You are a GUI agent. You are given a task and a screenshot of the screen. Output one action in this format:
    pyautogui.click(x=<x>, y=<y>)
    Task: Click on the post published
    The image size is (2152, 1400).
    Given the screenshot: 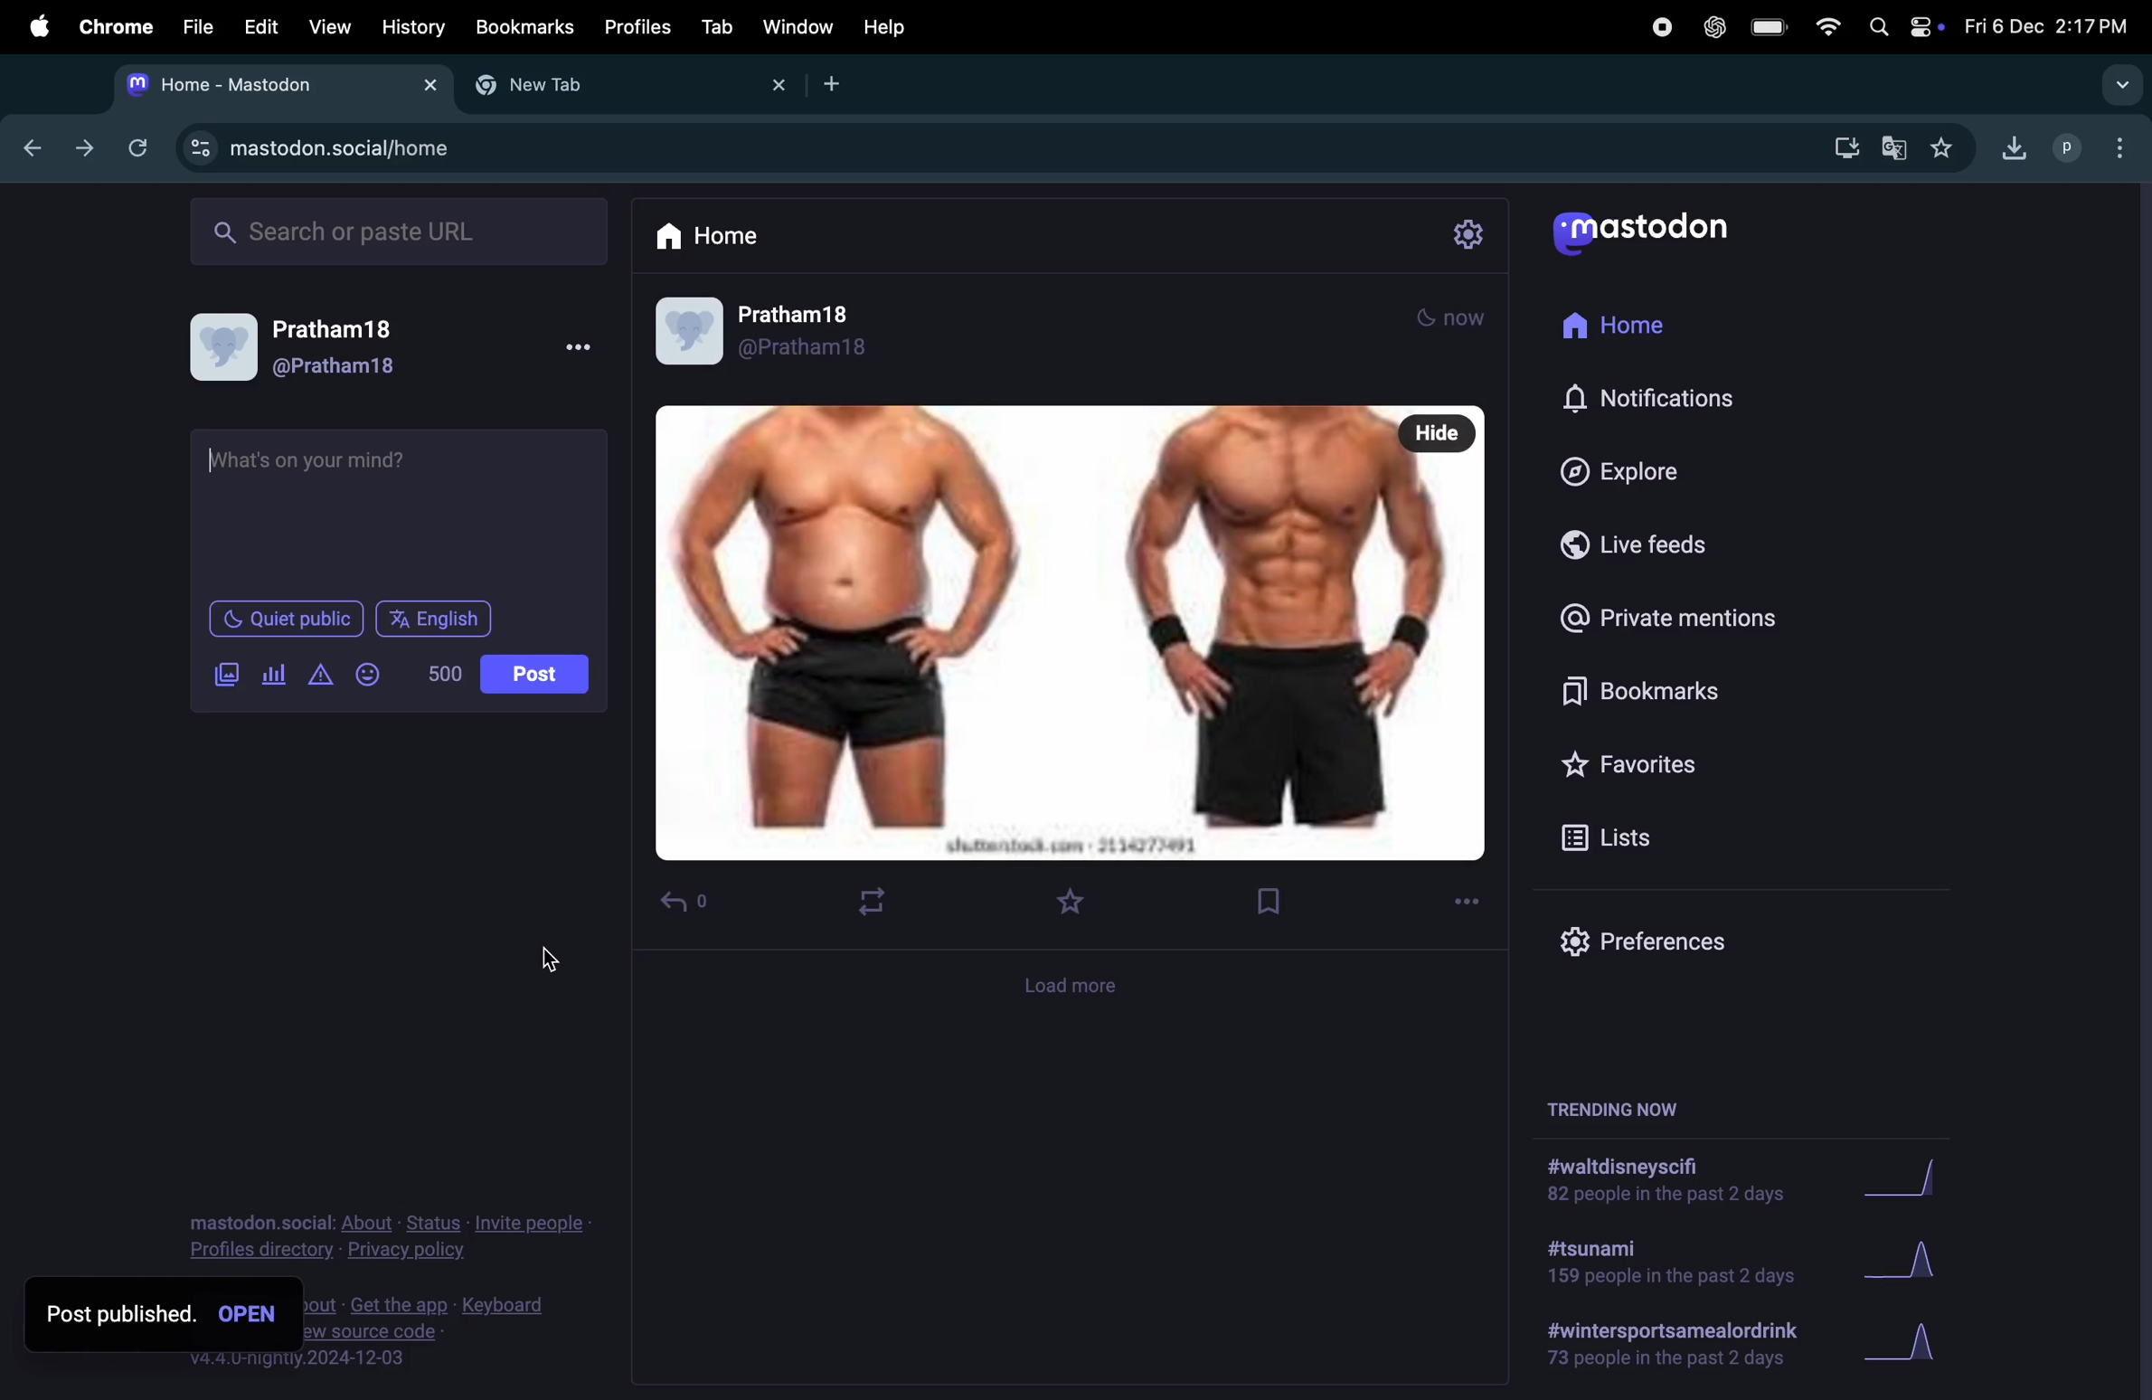 What is the action you would take?
    pyautogui.click(x=118, y=1316)
    